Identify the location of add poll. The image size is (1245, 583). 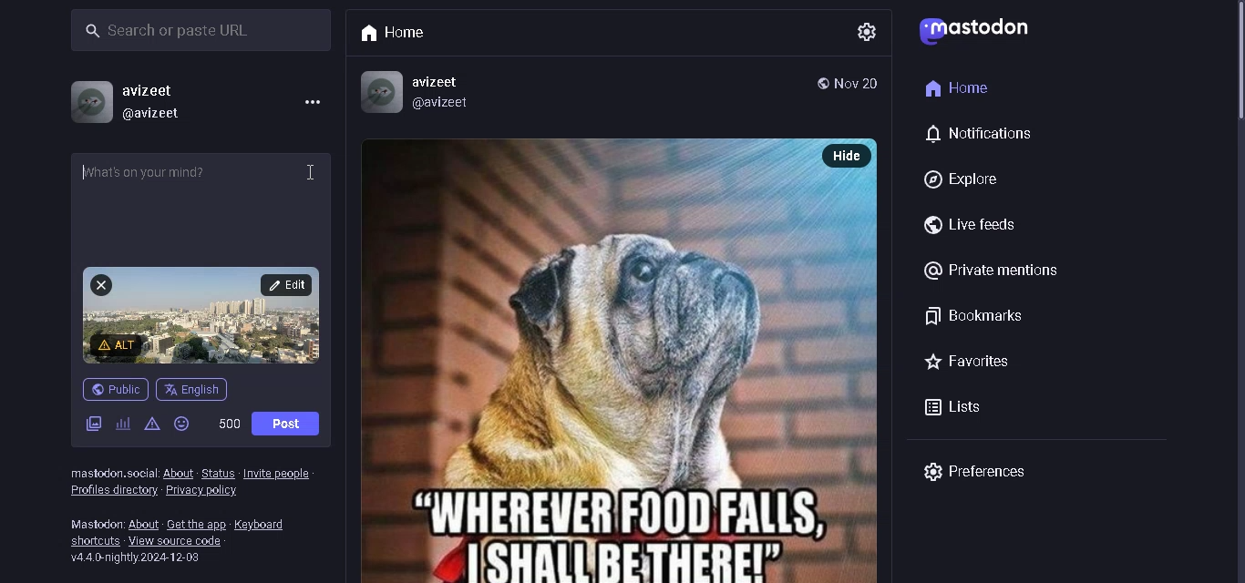
(123, 425).